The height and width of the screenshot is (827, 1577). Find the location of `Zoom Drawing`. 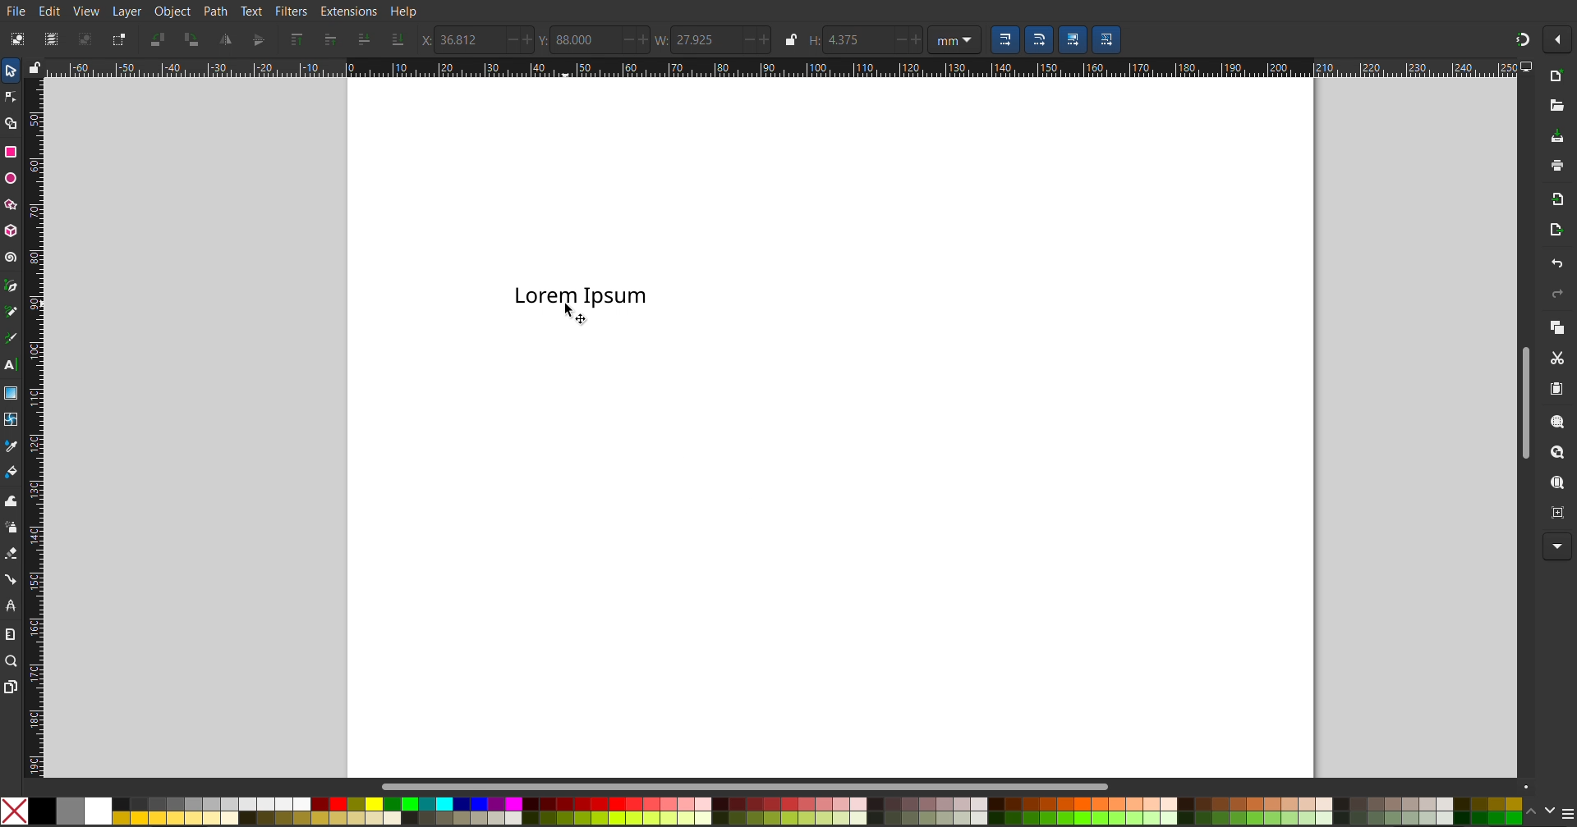

Zoom Drawing is located at coordinates (1553, 453).